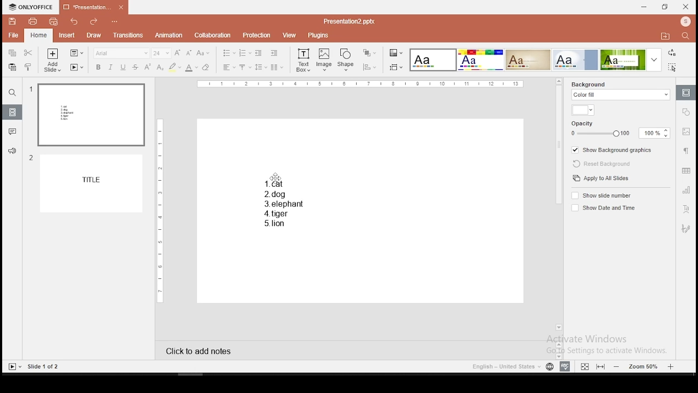  Describe the element at coordinates (619, 130) in the screenshot. I see `opacity` at that location.